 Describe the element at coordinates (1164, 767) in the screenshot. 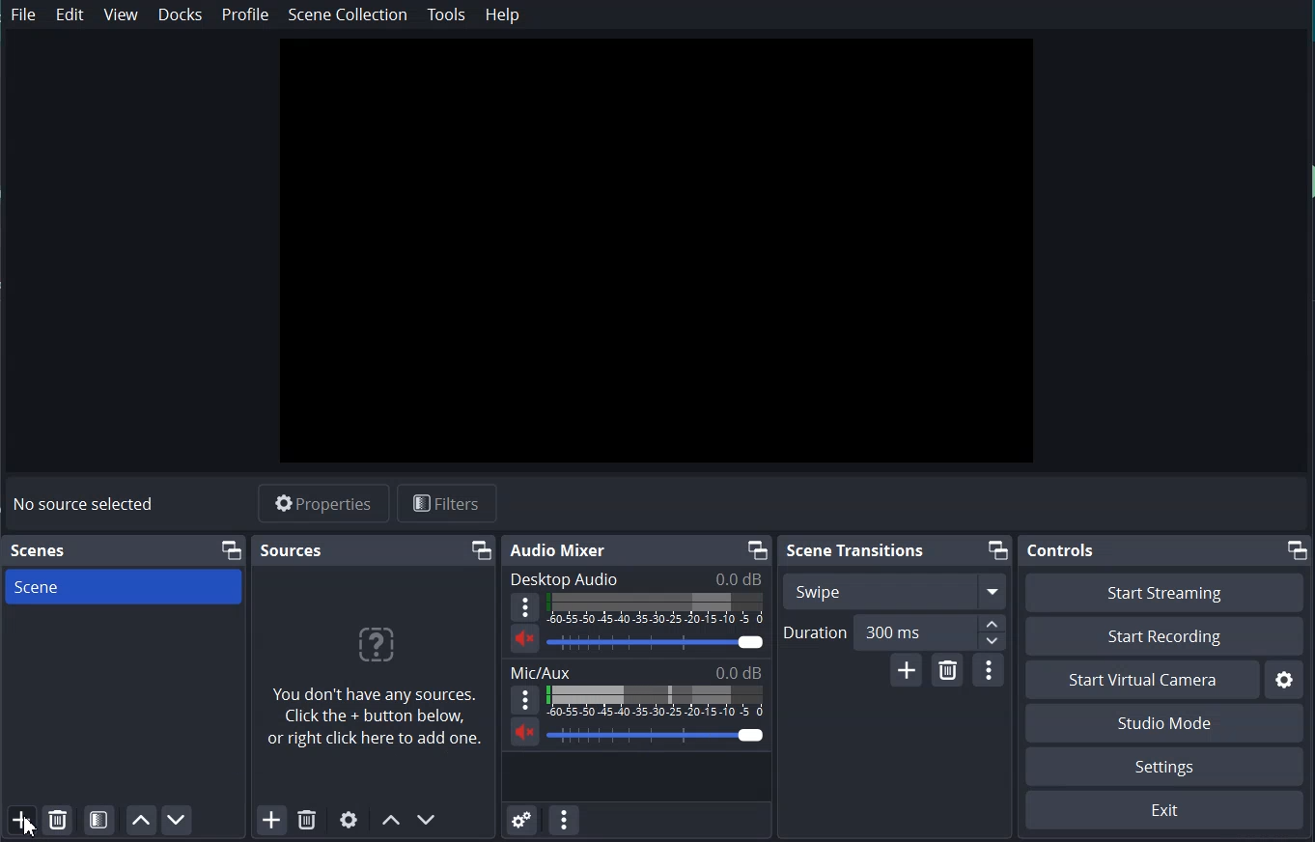

I see `Settings` at that location.